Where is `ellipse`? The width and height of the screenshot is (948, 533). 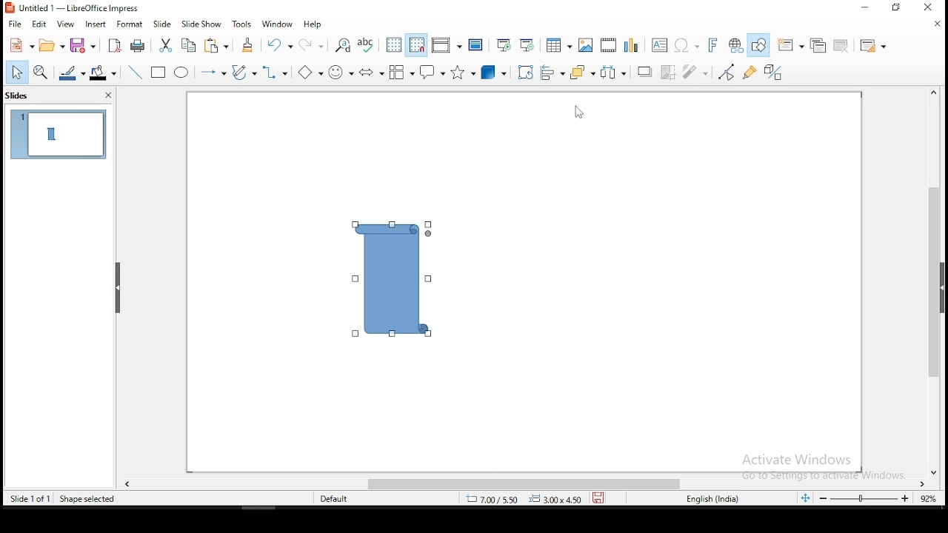 ellipse is located at coordinates (183, 73).